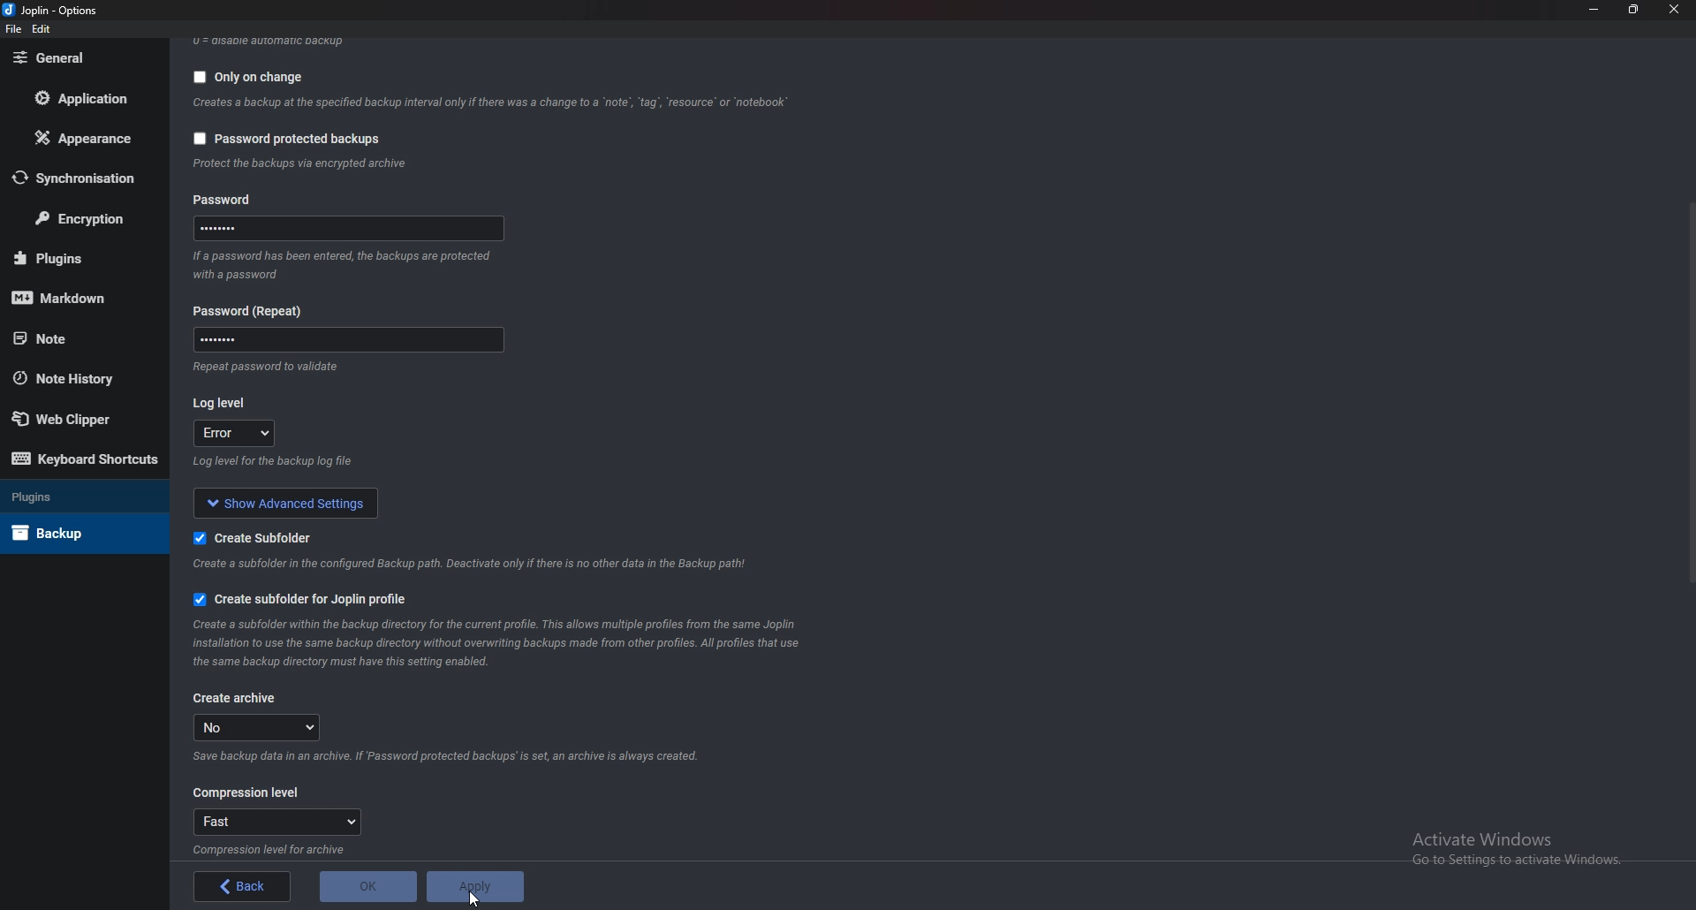  I want to click on note, so click(72, 338).